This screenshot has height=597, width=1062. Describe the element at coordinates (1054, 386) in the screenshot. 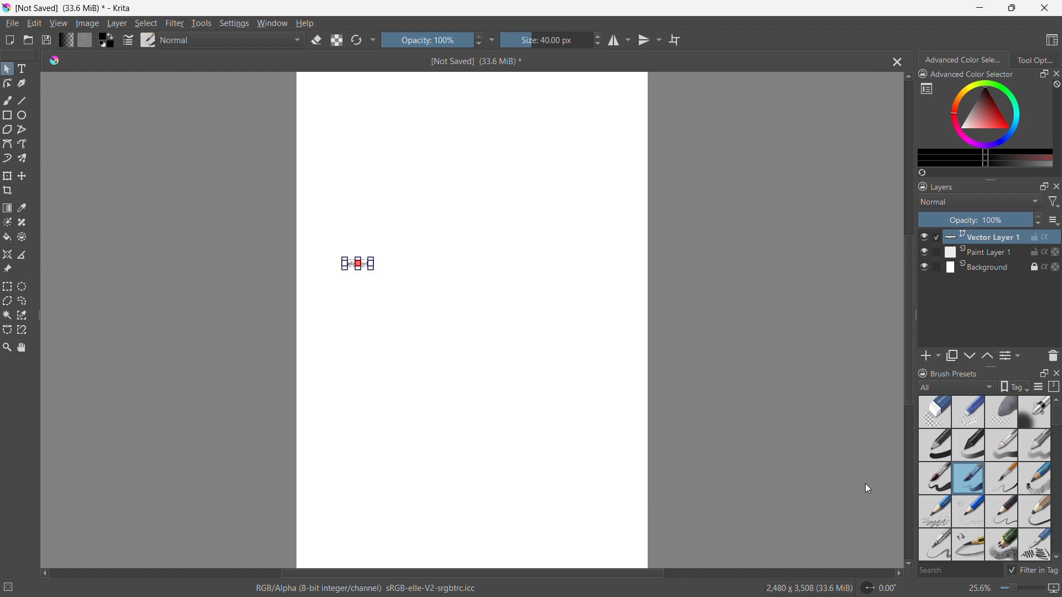

I see `storage resource` at that location.